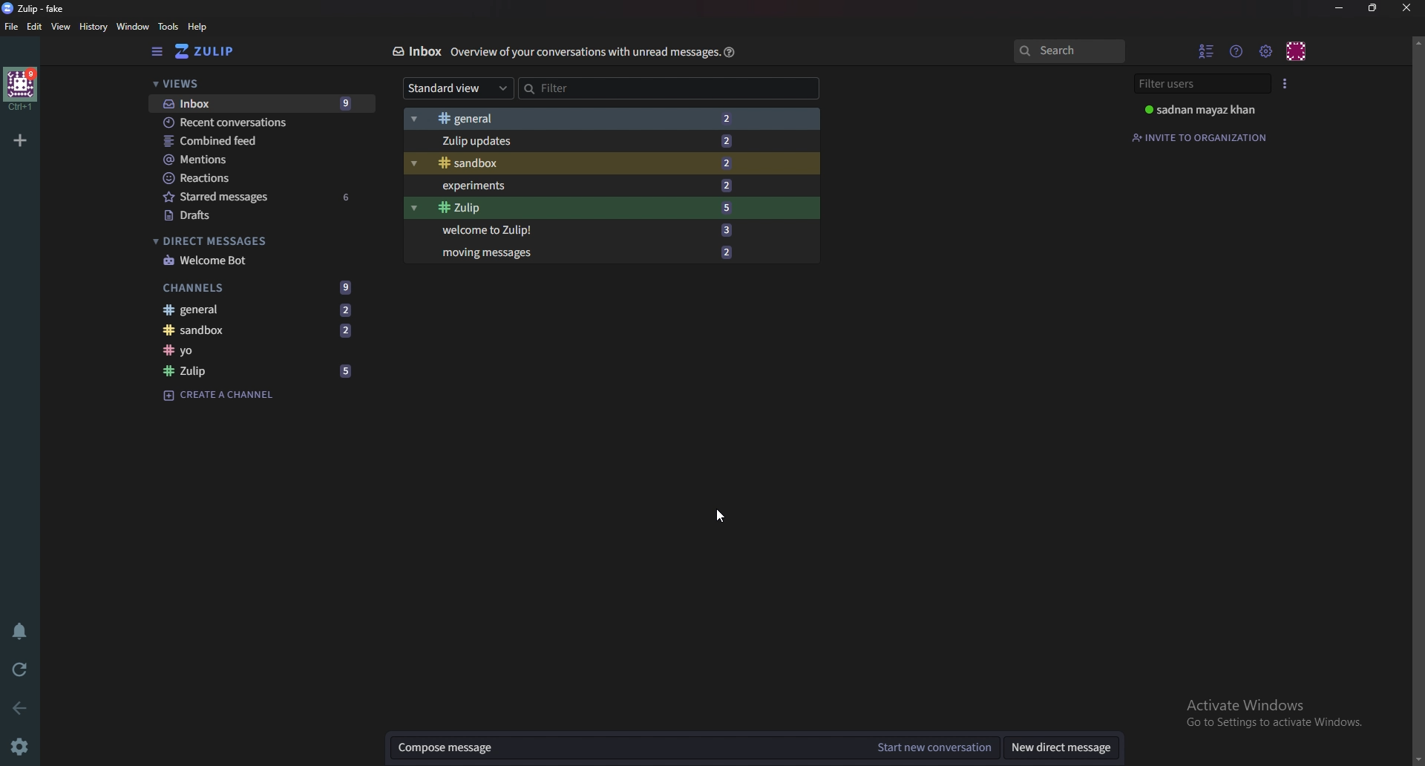 The height and width of the screenshot is (766, 1425). What do you see at coordinates (209, 53) in the screenshot?
I see `Switch to home view` at bounding box center [209, 53].